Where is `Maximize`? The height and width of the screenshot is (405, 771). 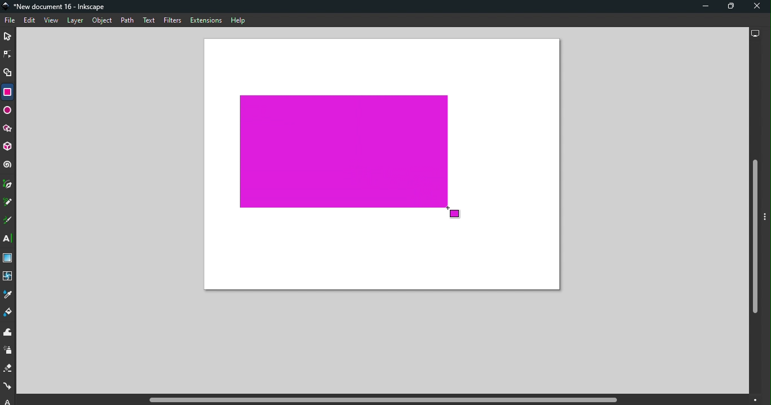 Maximize is located at coordinates (727, 8).